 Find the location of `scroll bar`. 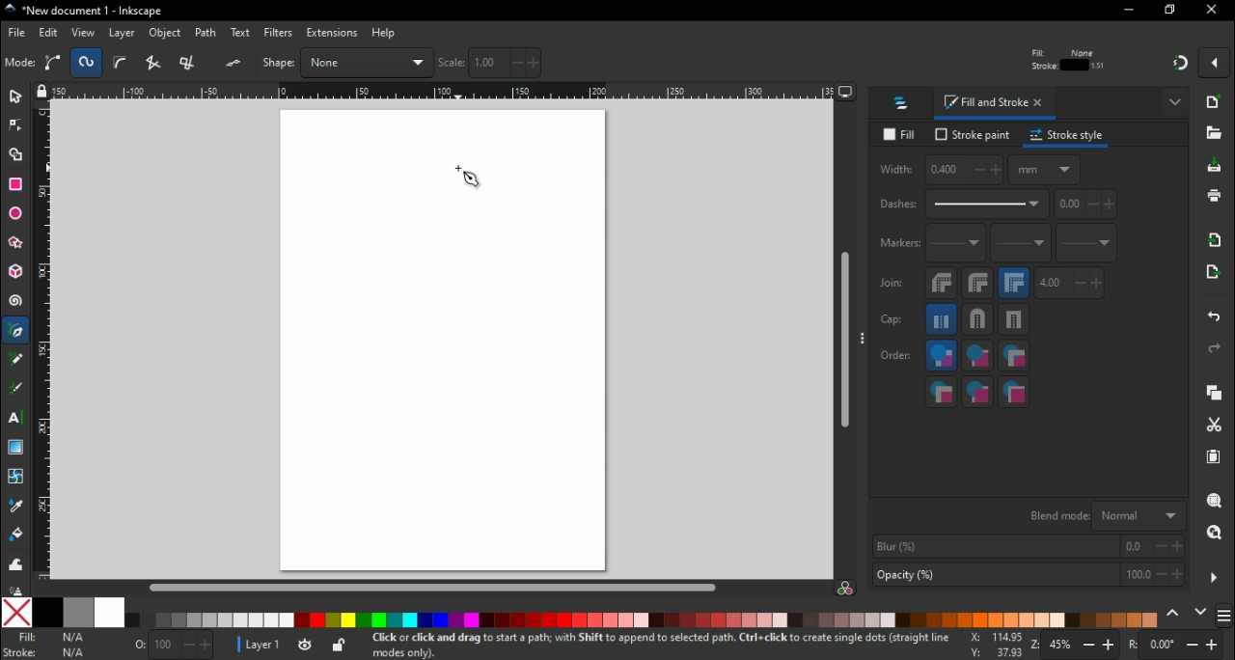

scroll bar is located at coordinates (432, 586).